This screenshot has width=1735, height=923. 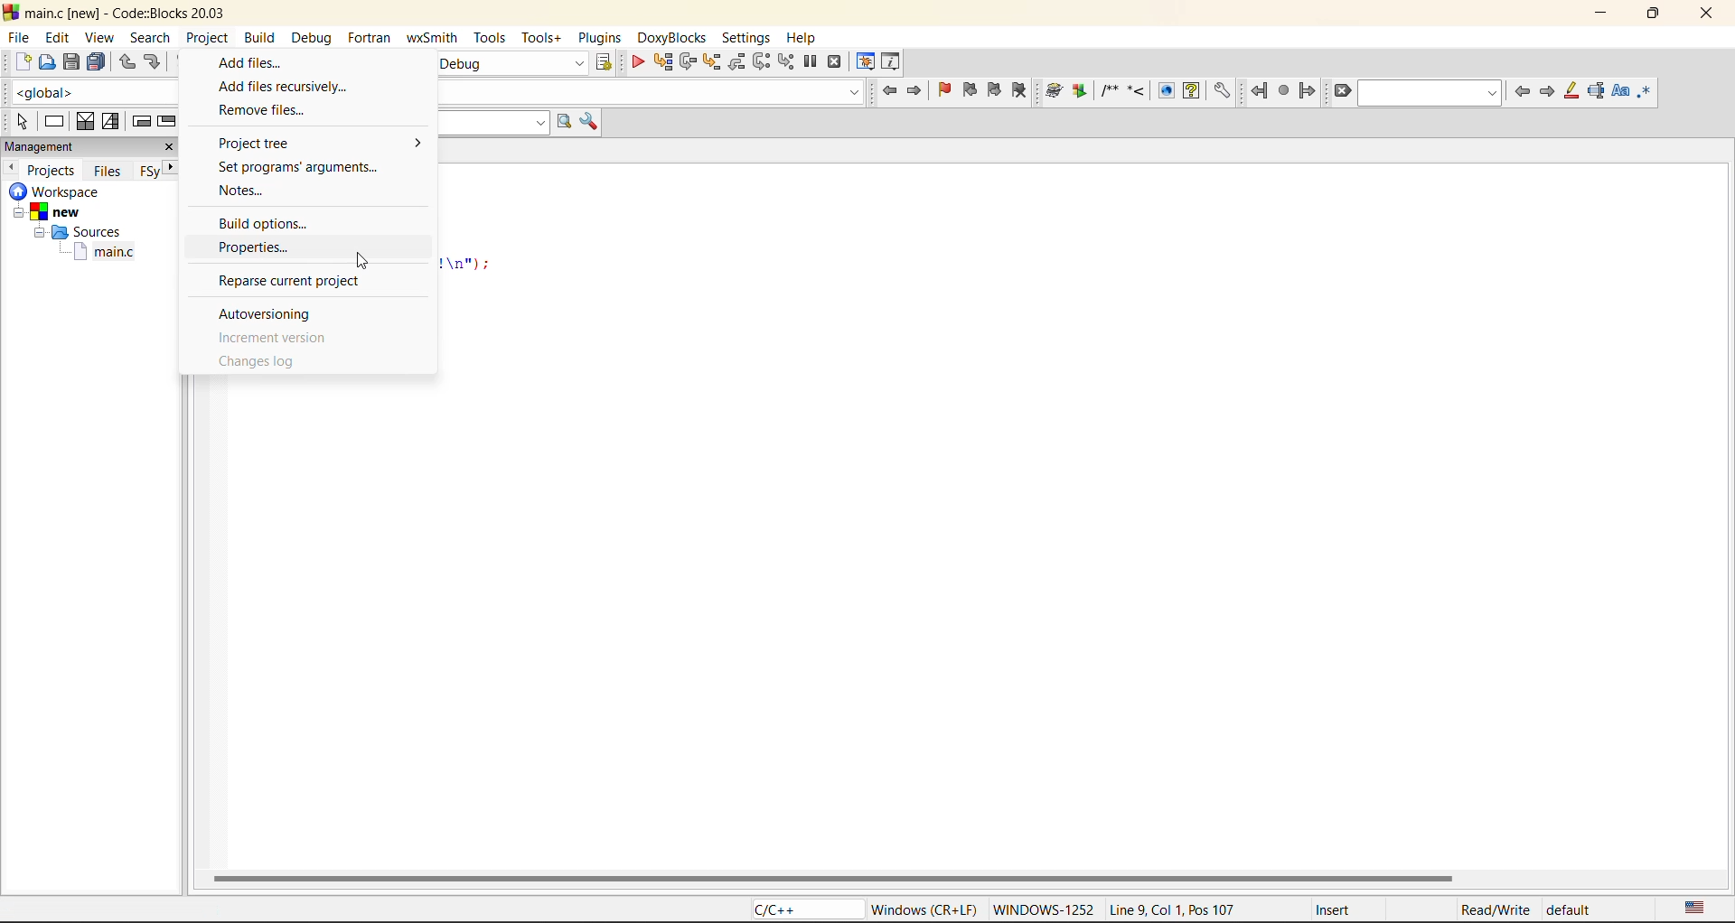 I want to click on remove files, so click(x=263, y=112).